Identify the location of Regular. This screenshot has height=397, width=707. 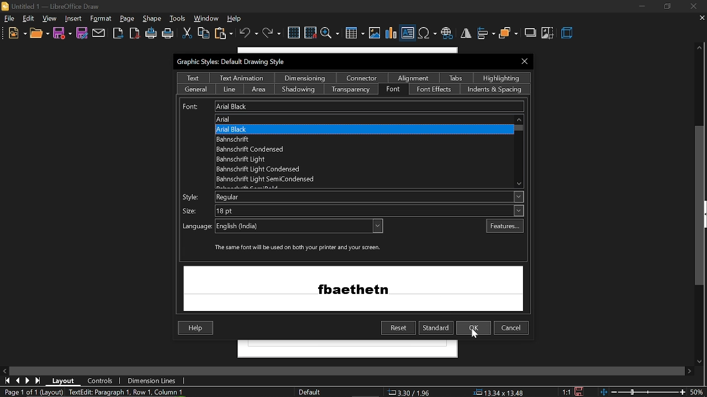
(367, 197).